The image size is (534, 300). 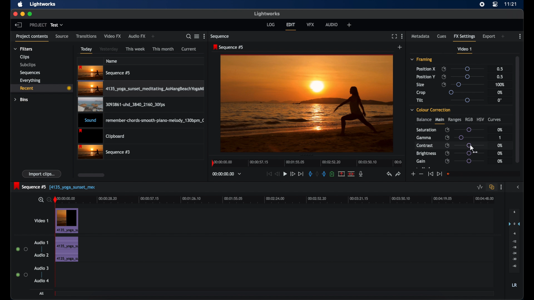 What do you see at coordinates (499, 92) in the screenshot?
I see `0%` at bounding box center [499, 92].